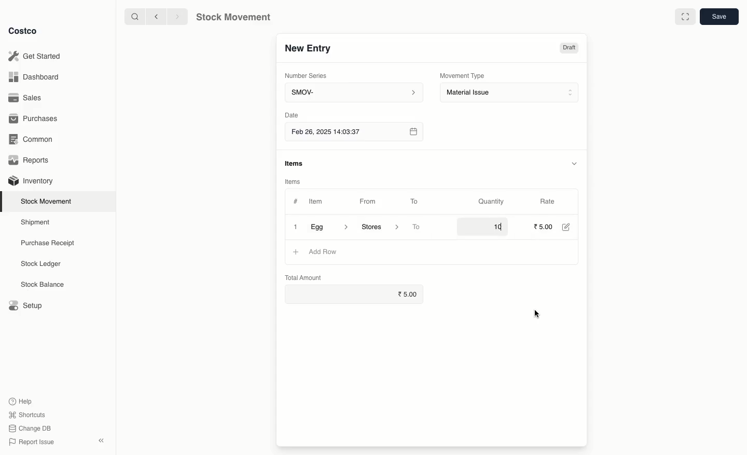 The width and height of the screenshot is (747, 455). Describe the element at coordinates (24, 304) in the screenshot. I see `Setup` at that location.